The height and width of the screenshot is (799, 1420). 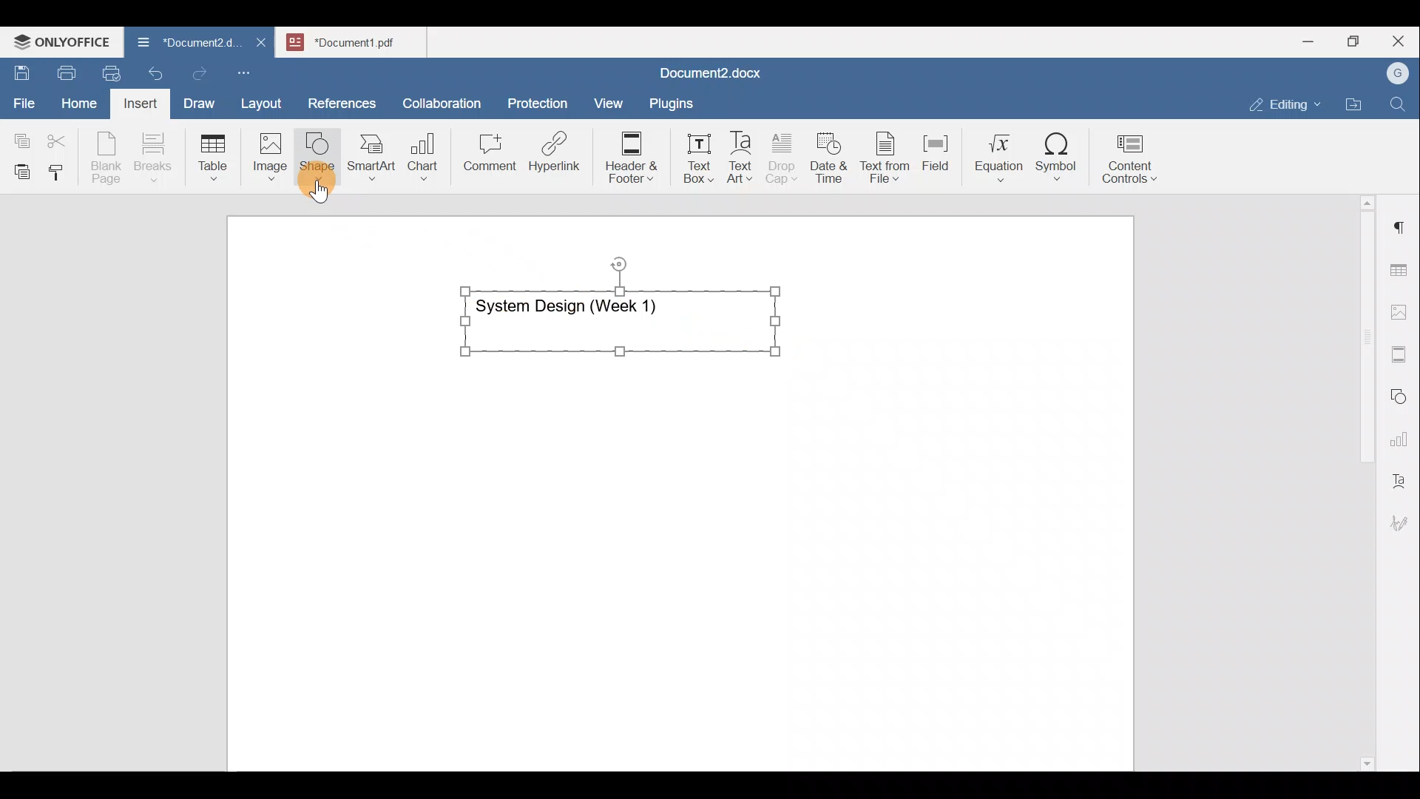 I want to click on Document name, so click(x=180, y=44).